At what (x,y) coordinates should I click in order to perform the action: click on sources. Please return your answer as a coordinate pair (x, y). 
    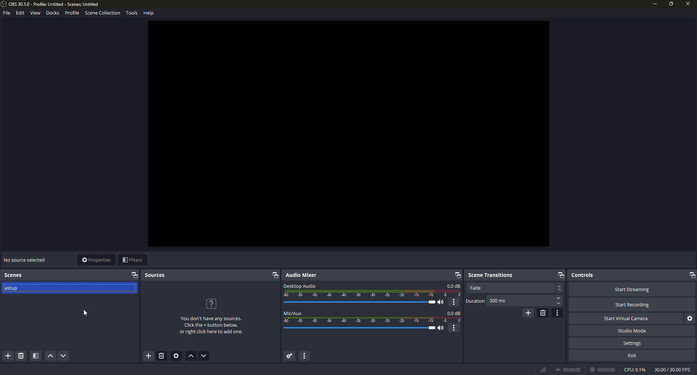
    Looking at the image, I should click on (156, 275).